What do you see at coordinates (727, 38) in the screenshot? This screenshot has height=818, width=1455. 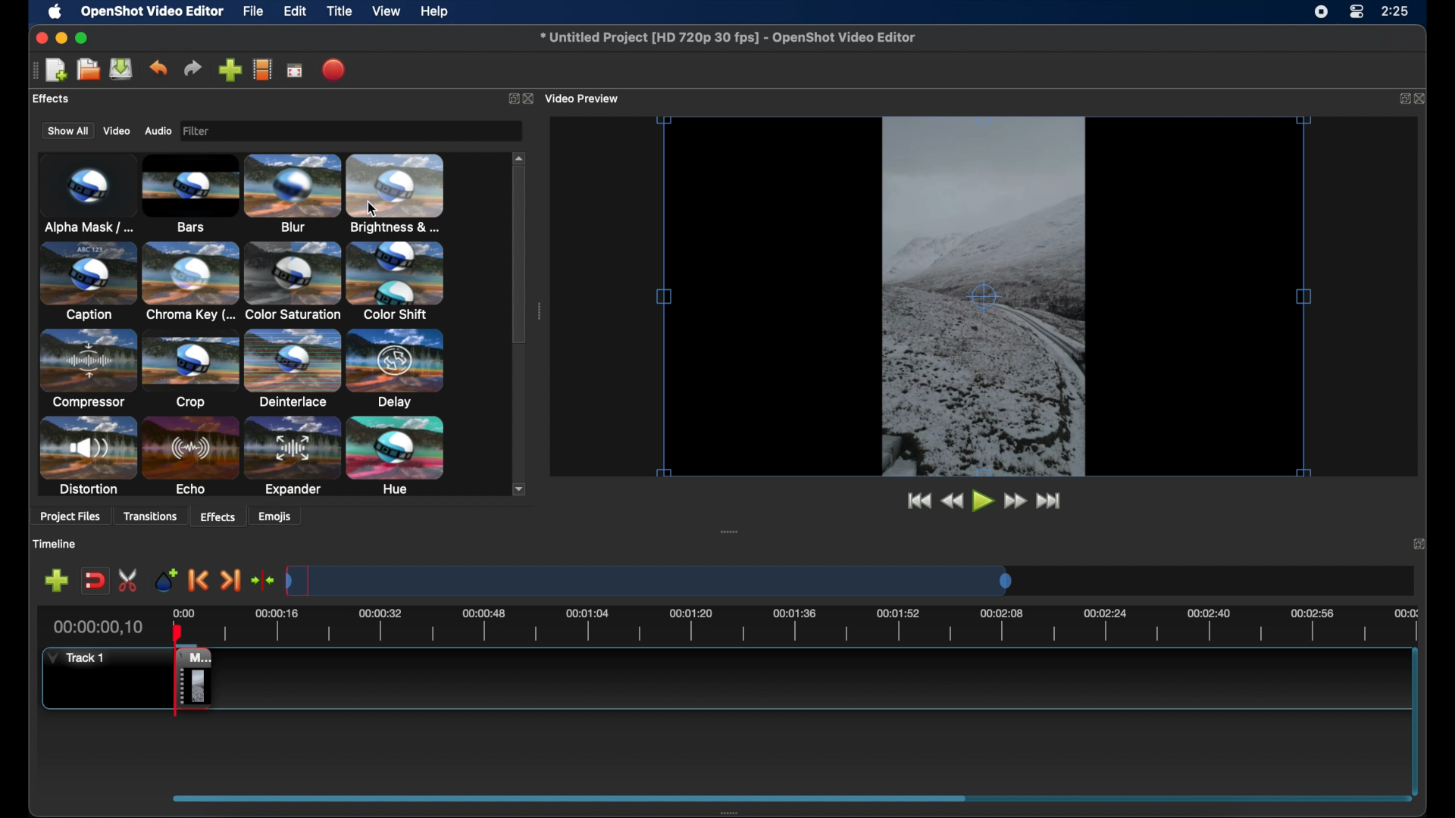 I see `file name` at bounding box center [727, 38].